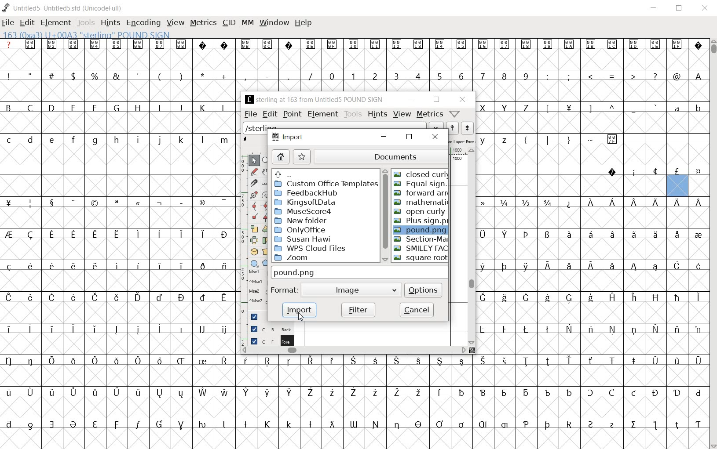  I want to click on Symbol, so click(73, 392).